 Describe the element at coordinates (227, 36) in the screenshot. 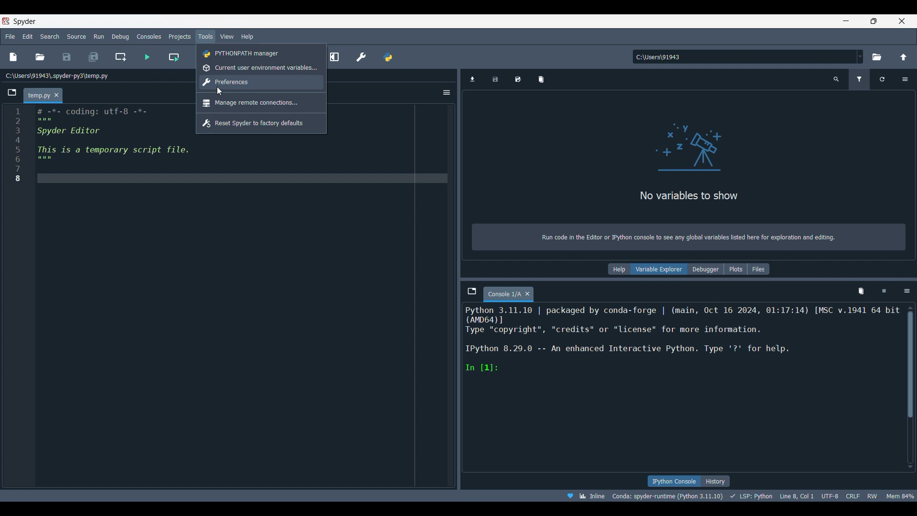

I see `View menu` at that location.